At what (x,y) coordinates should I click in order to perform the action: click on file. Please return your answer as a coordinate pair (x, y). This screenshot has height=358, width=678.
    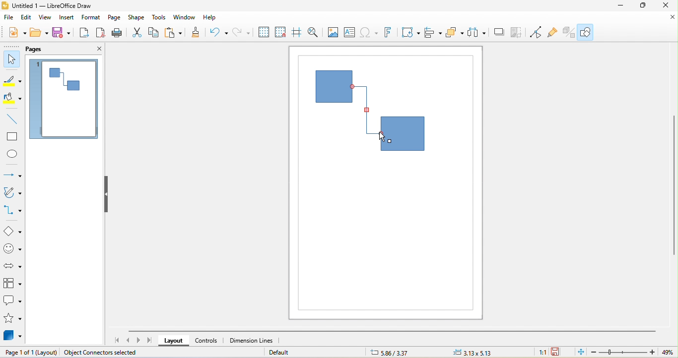
    Looking at the image, I should click on (9, 17).